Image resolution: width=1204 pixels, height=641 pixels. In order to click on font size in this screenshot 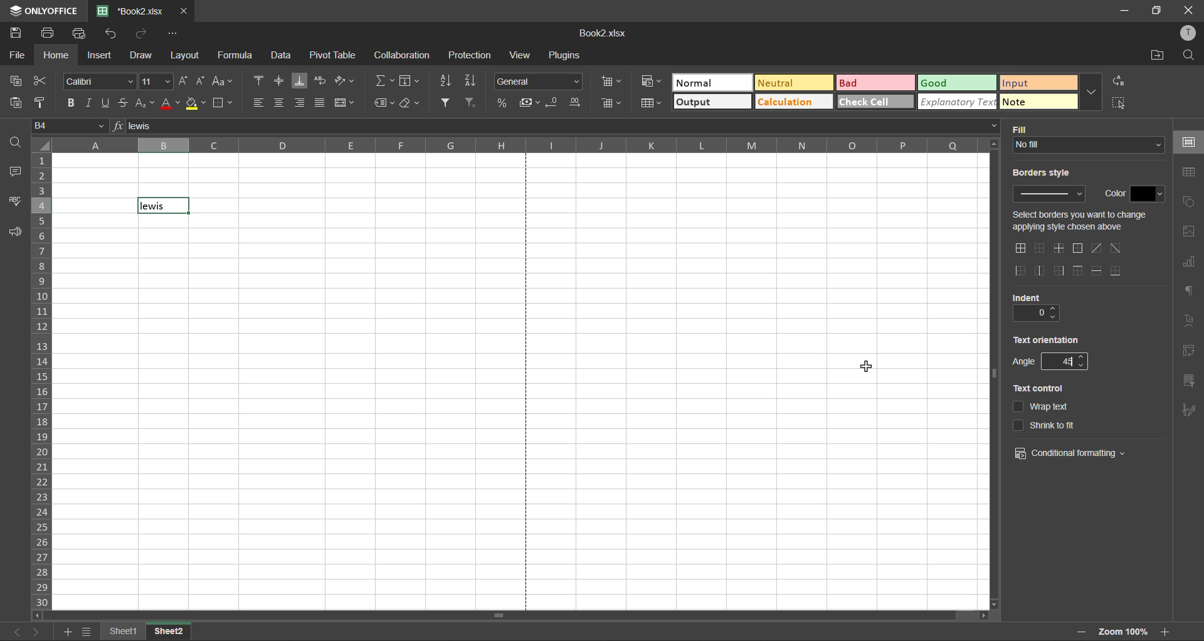, I will do `click(154, 83)`.